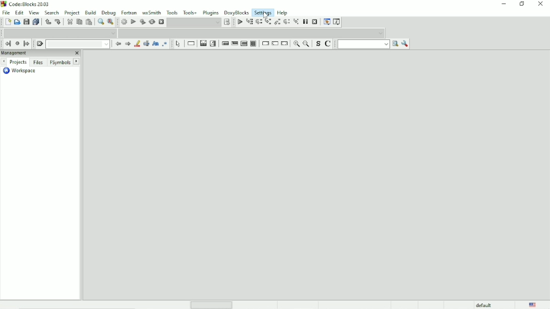  Describe the element at coordinates (533, 304) in the screenshot. I see `Language` at that location.